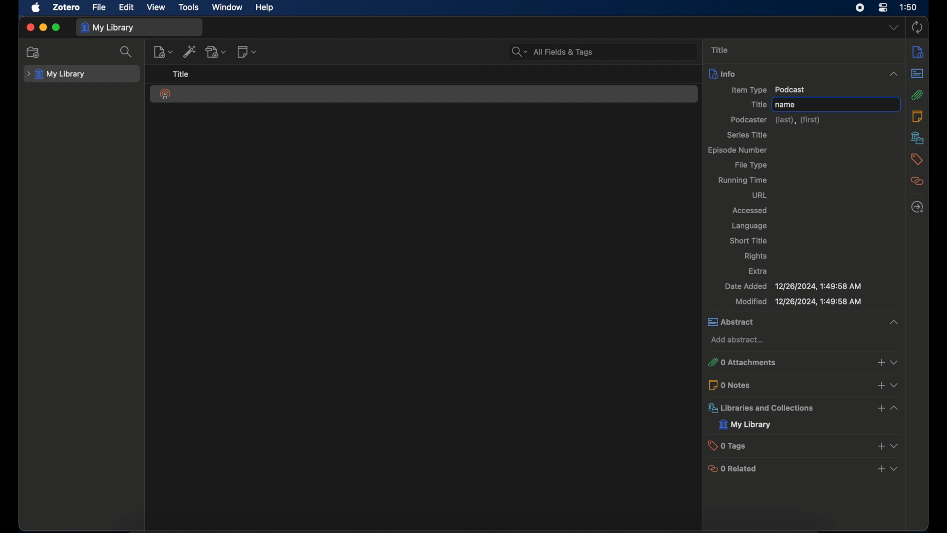 The width and height of the screenshot is (947, 533). I want to click on tags, so click(917, 159).